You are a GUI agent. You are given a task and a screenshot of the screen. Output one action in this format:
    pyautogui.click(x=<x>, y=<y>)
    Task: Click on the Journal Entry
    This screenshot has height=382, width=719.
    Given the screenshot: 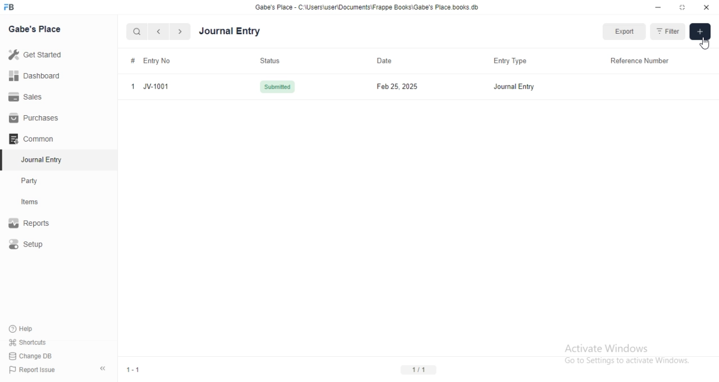 What is the action you would take?
    pyautogui.click(x=40, y=160)
    